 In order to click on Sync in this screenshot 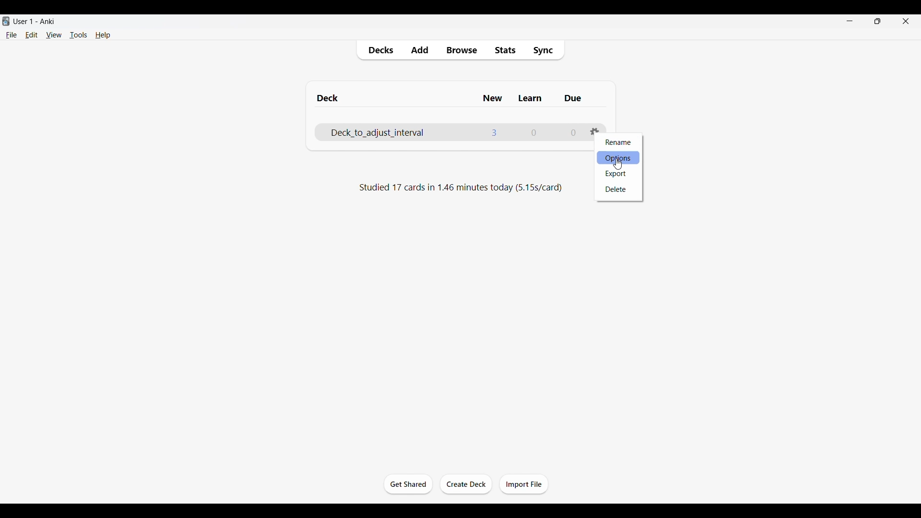, I will do `click(545, 49)`.